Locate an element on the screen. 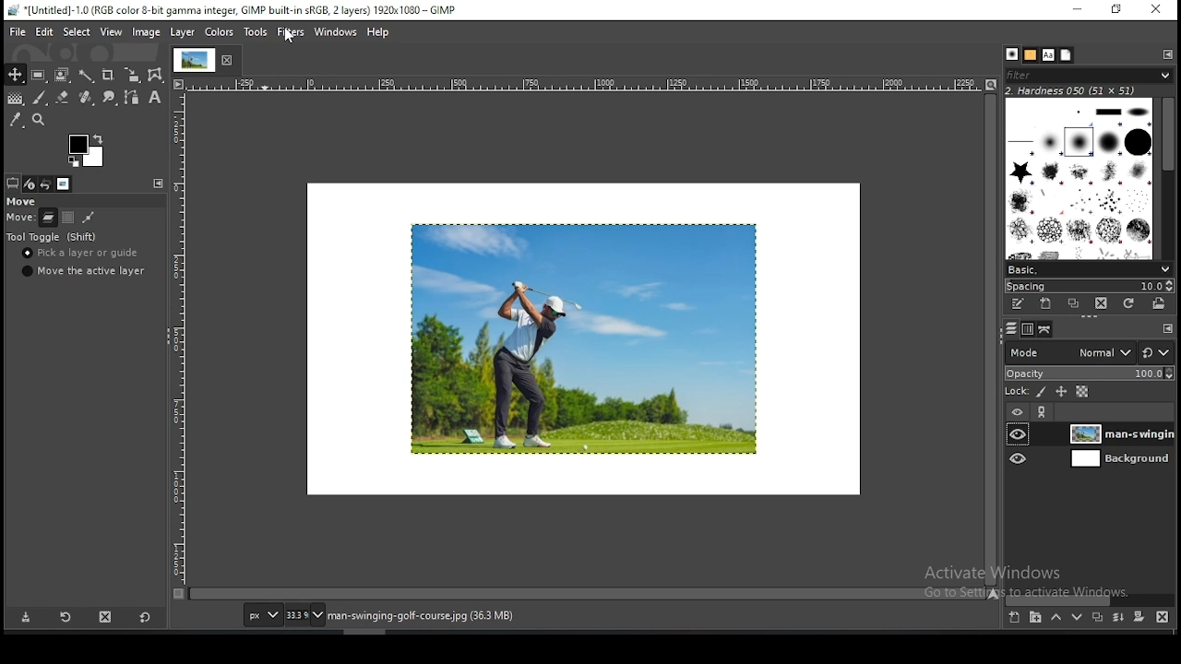  help is located at coordinates (377, 33).